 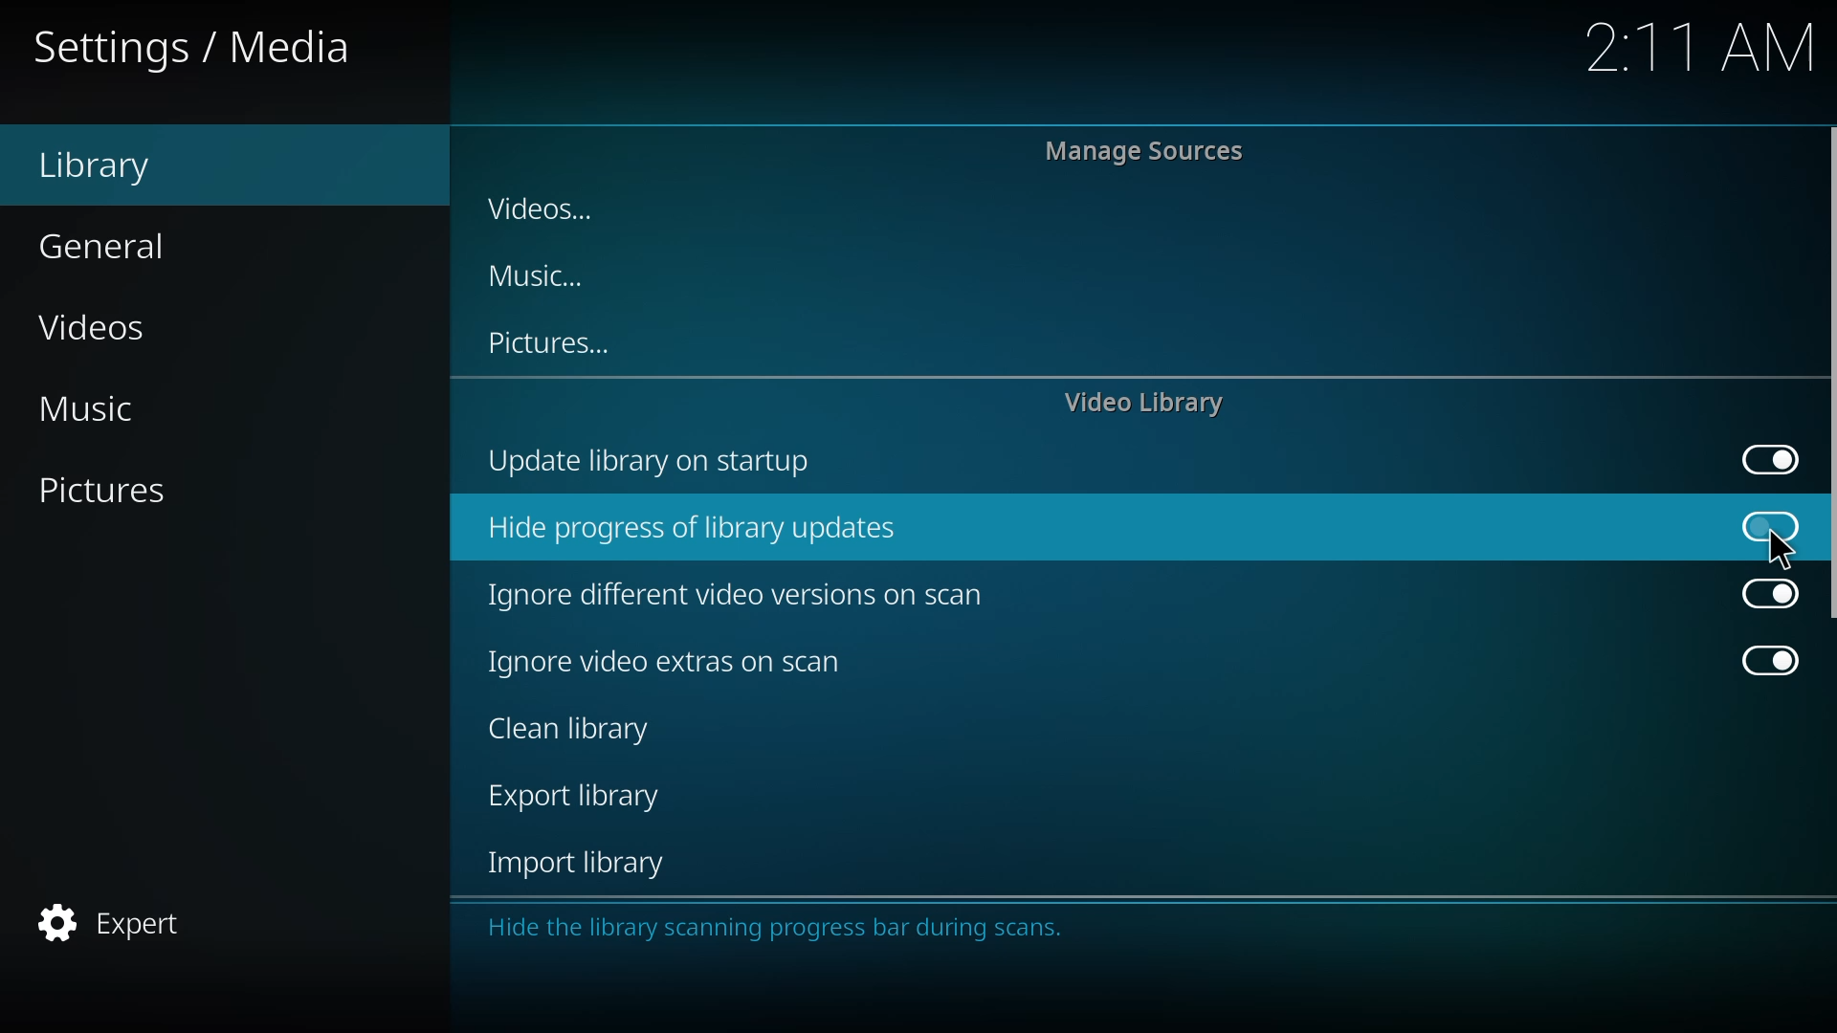 What do you see at coordinates (747, 592) in the screenshot?
I see `ignore different video versions on scan` at bounding box center [747, 592].